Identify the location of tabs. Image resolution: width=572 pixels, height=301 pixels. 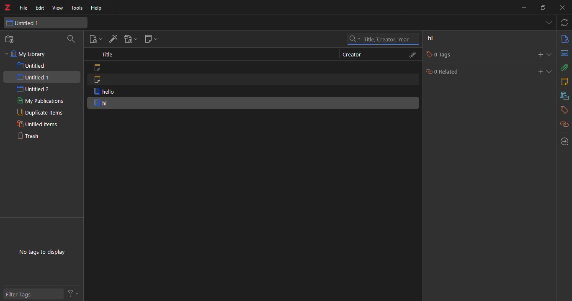
(548, 23).